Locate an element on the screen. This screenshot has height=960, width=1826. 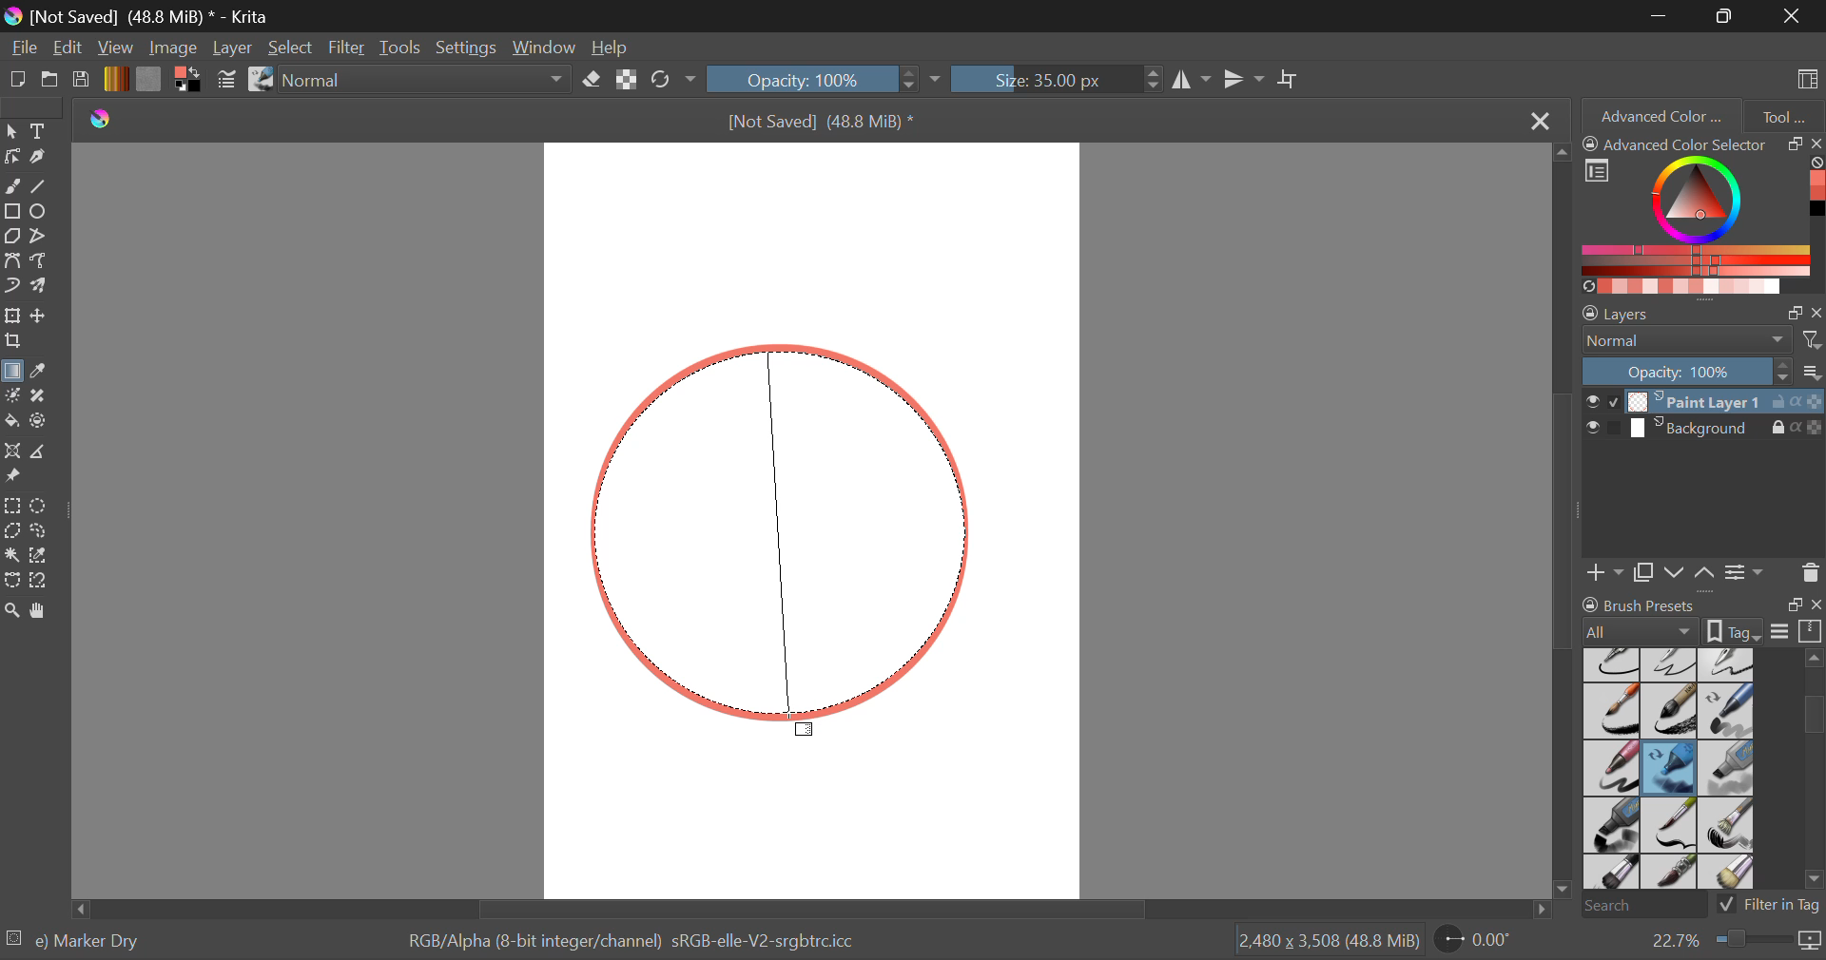
Page Dimensions is located at coordinates (1333, 941).